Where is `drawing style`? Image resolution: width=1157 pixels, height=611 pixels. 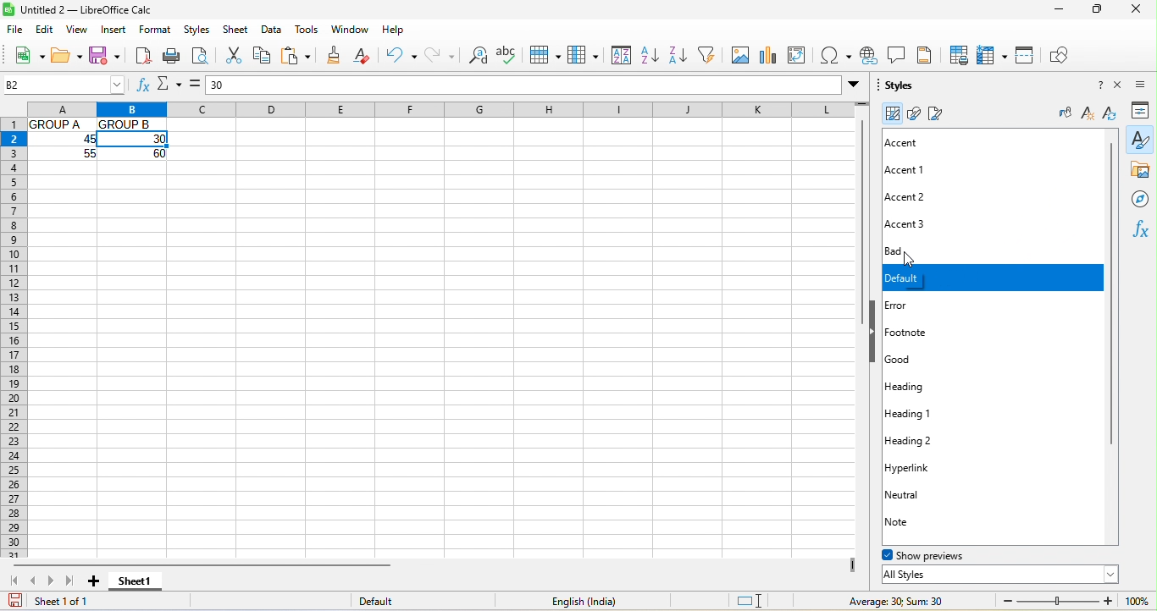 drawing style is located at coordinates (913, 113).